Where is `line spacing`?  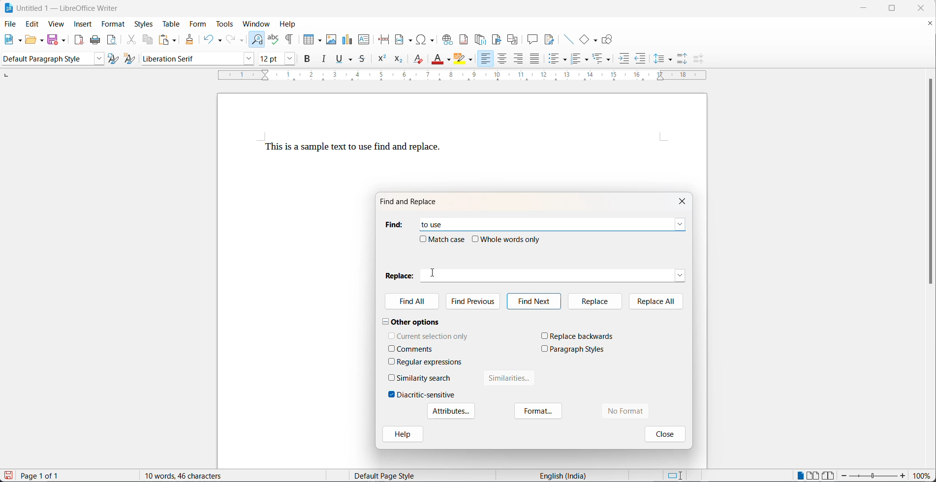 line spacing is located at coordinates (671, 60).